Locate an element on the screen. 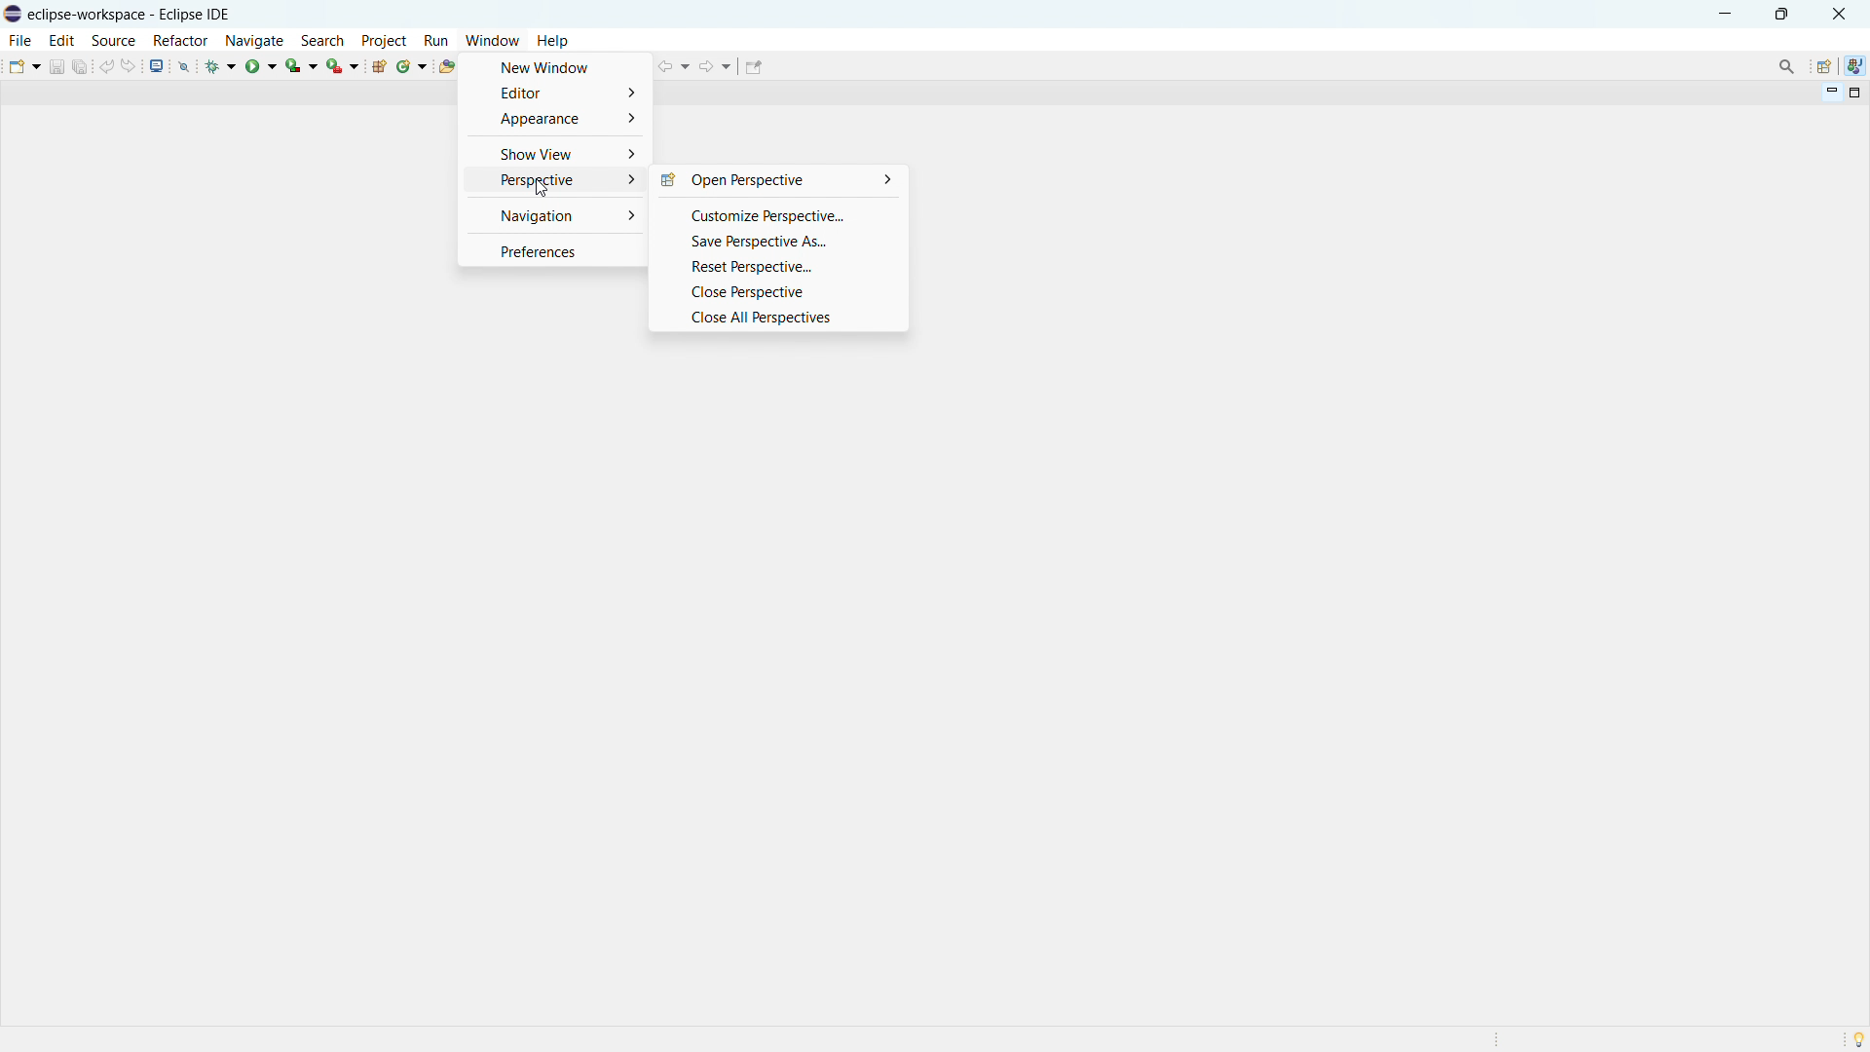 This screenshot has width=1870, height=1052. coverage is located at coordinates (302, 64).